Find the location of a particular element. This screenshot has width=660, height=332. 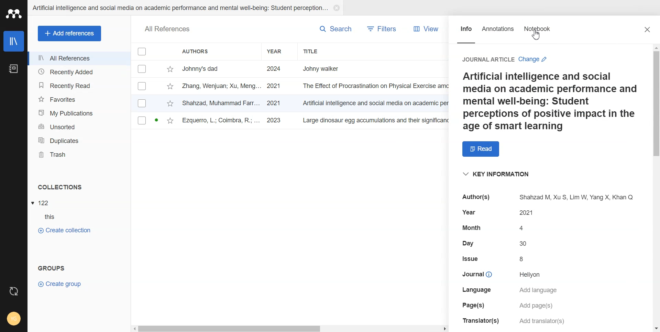

a paragraph on Ai and social media smart learning is located at coordinates (550, 102).